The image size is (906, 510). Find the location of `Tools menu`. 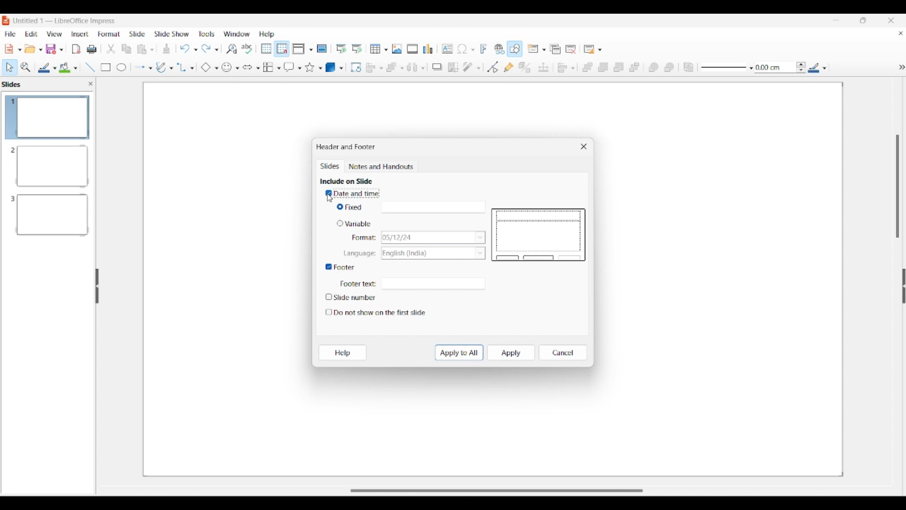

Tools menu is located at coordinates (207, 34).